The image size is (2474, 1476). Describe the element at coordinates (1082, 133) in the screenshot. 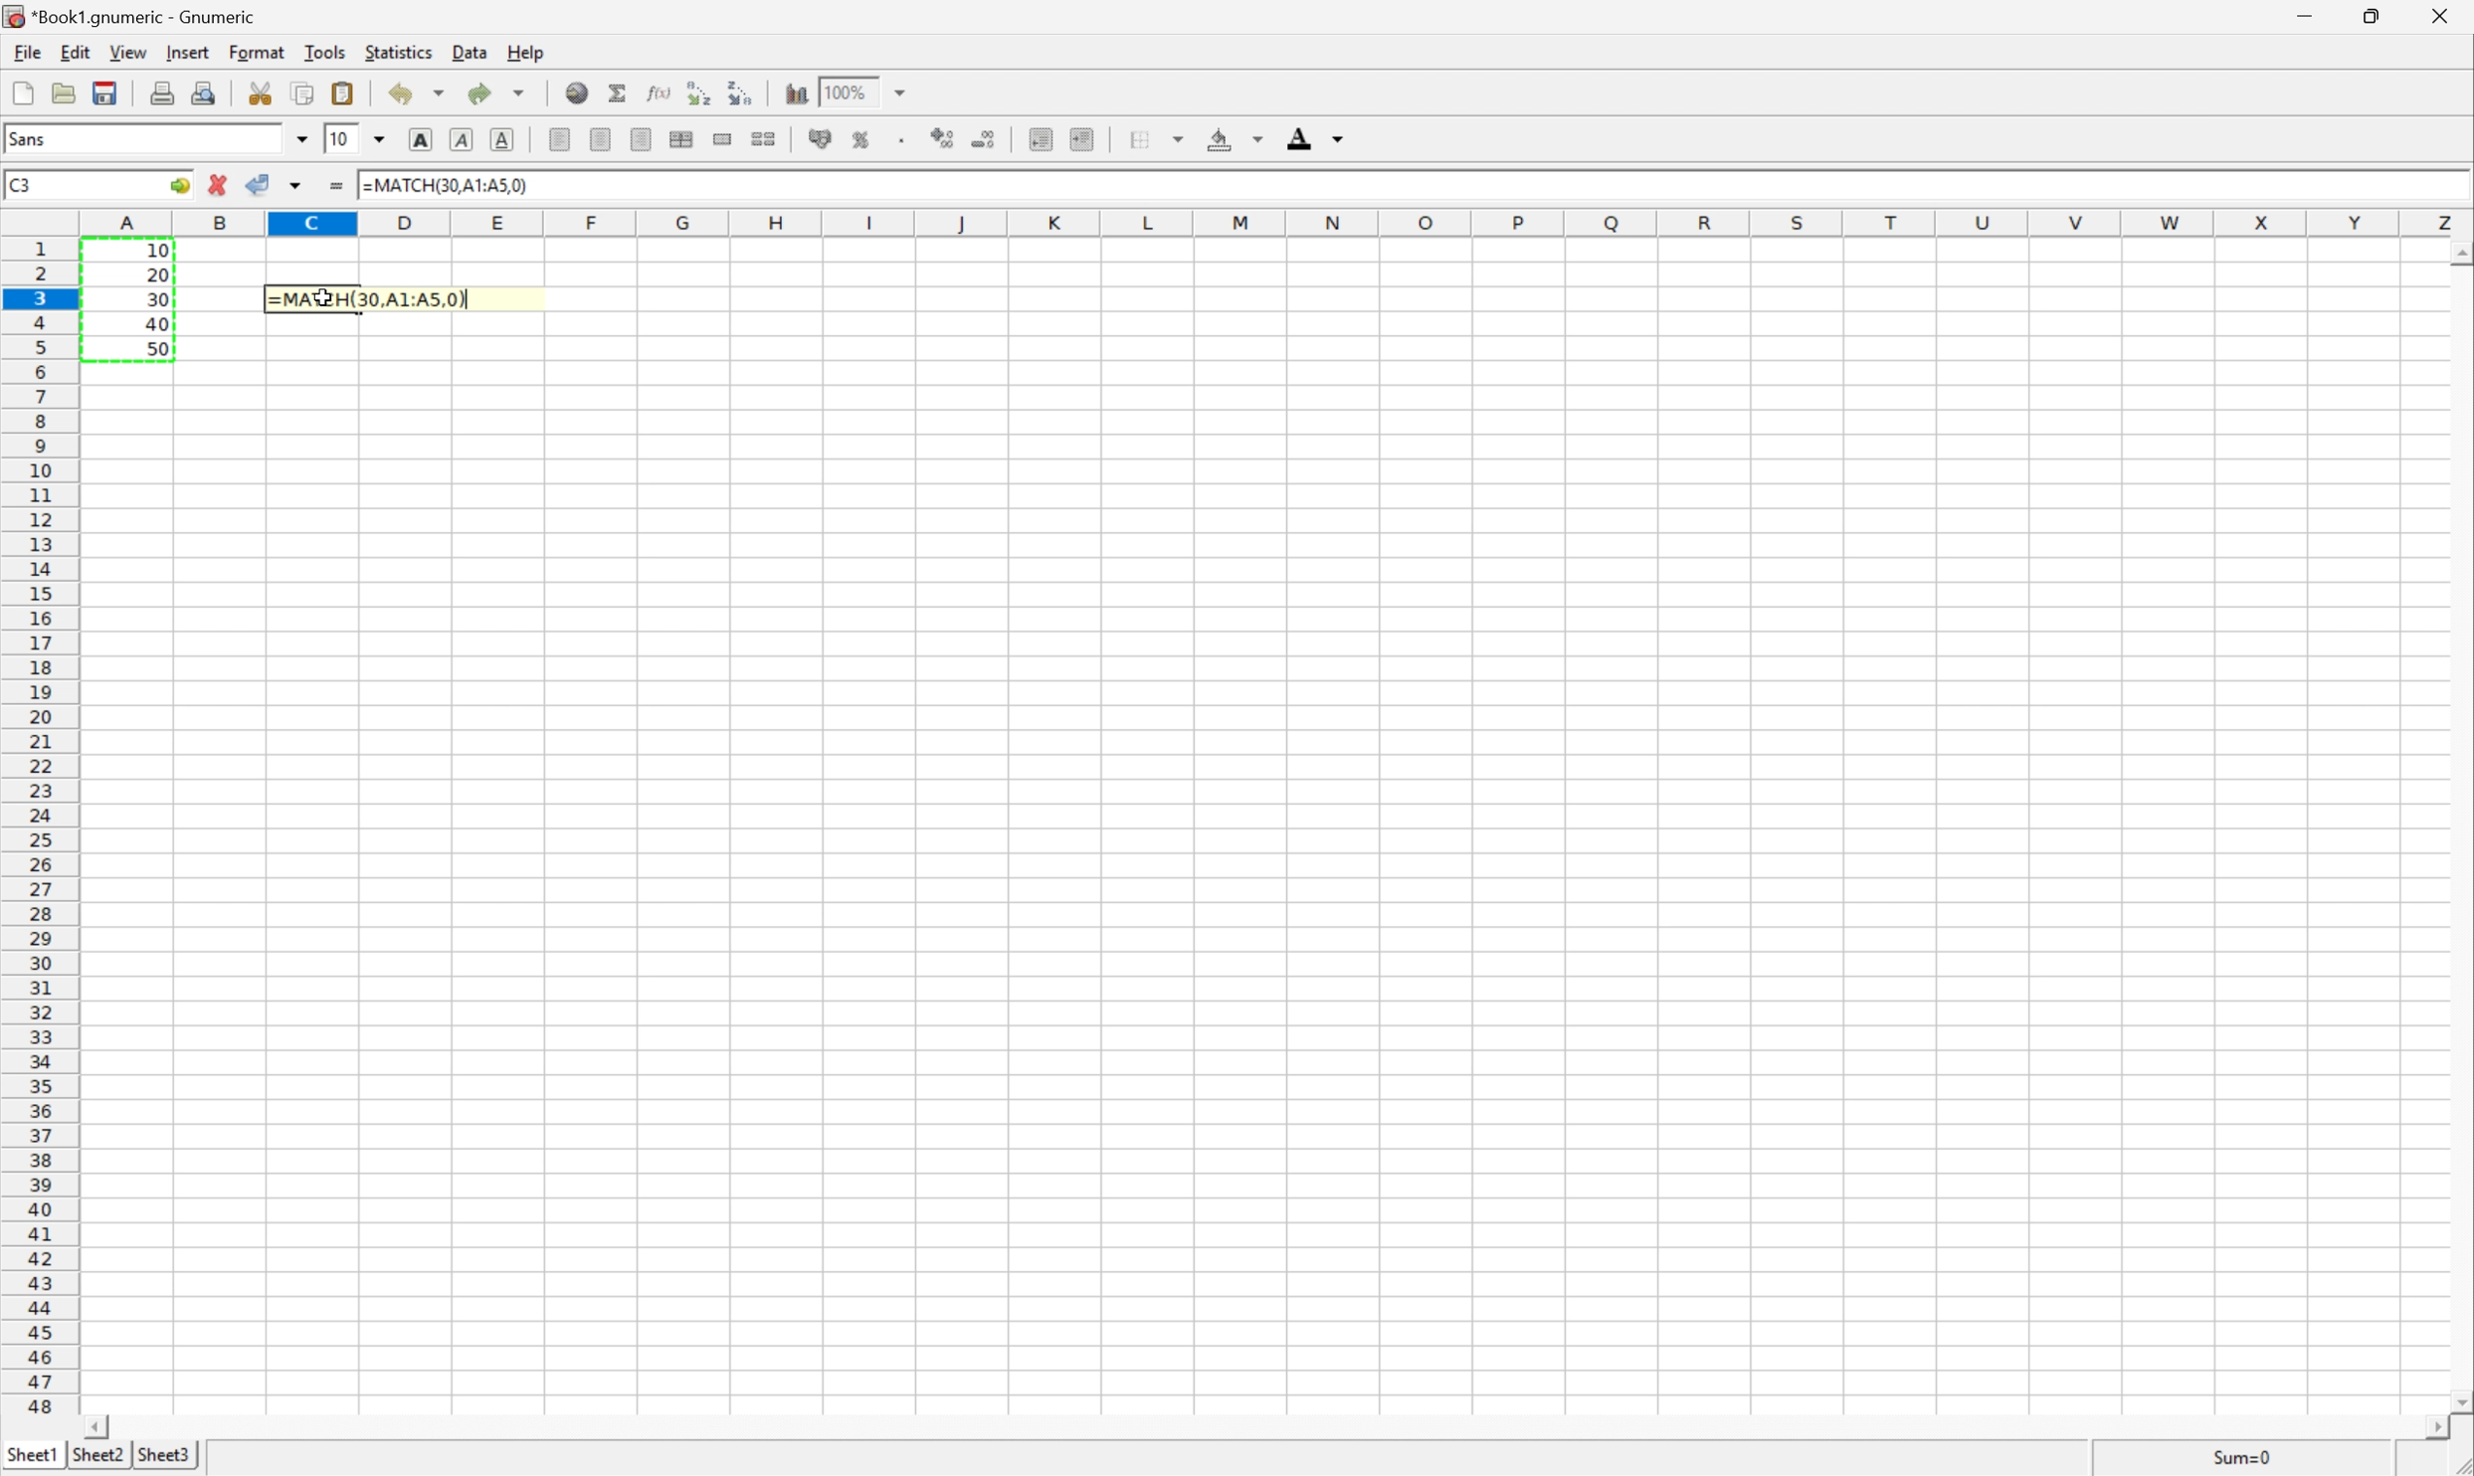

I see `Increase the indent, and align the contents to the left` at that location.